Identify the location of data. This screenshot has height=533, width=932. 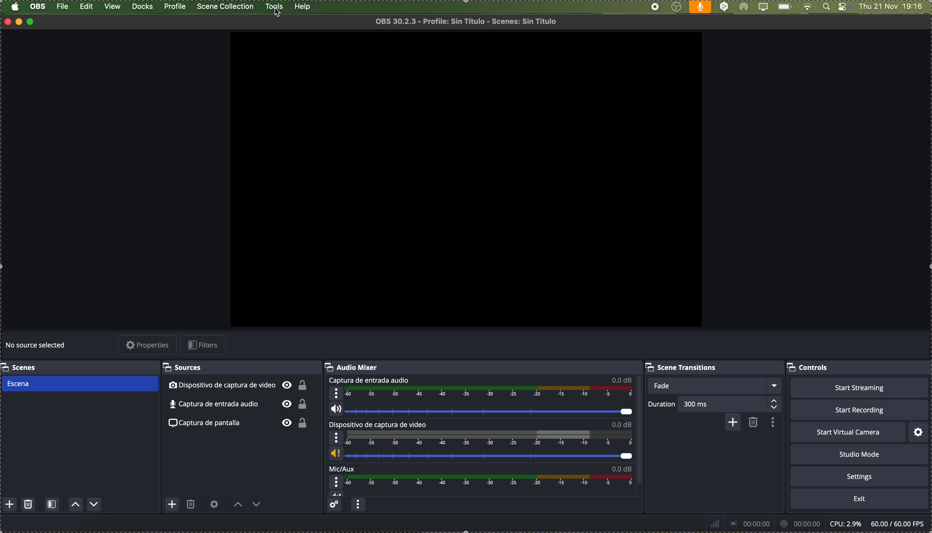
(816, 523).